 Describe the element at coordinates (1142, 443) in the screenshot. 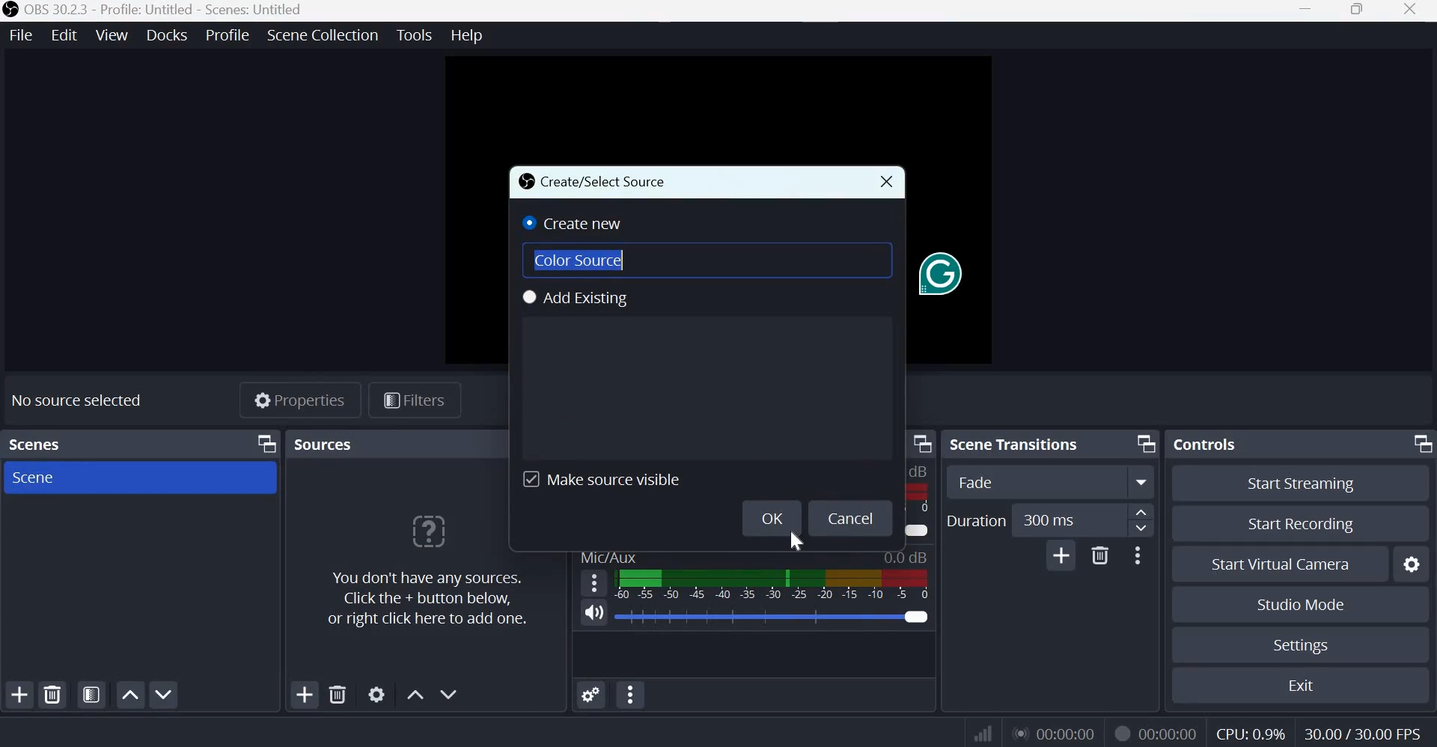

I see `Dock Options icon` at that location.